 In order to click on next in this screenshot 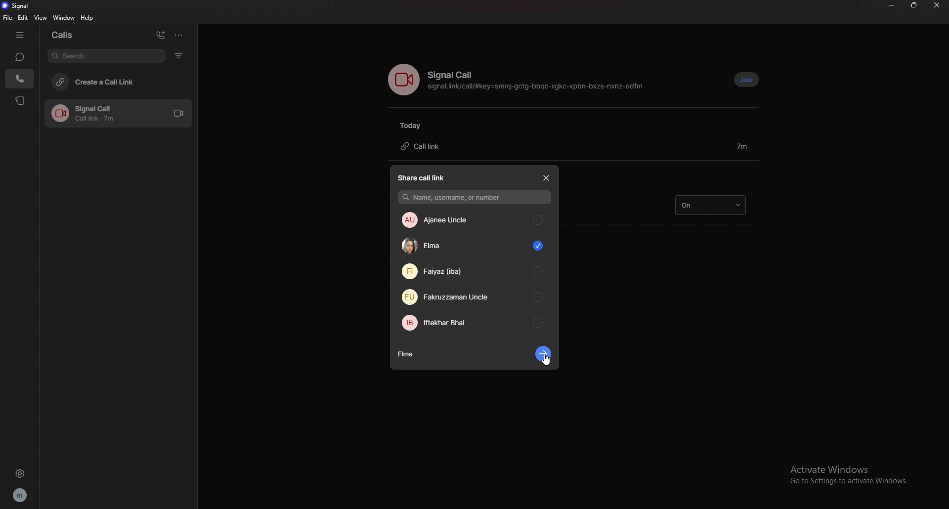, I will do `click(544, 354)`.